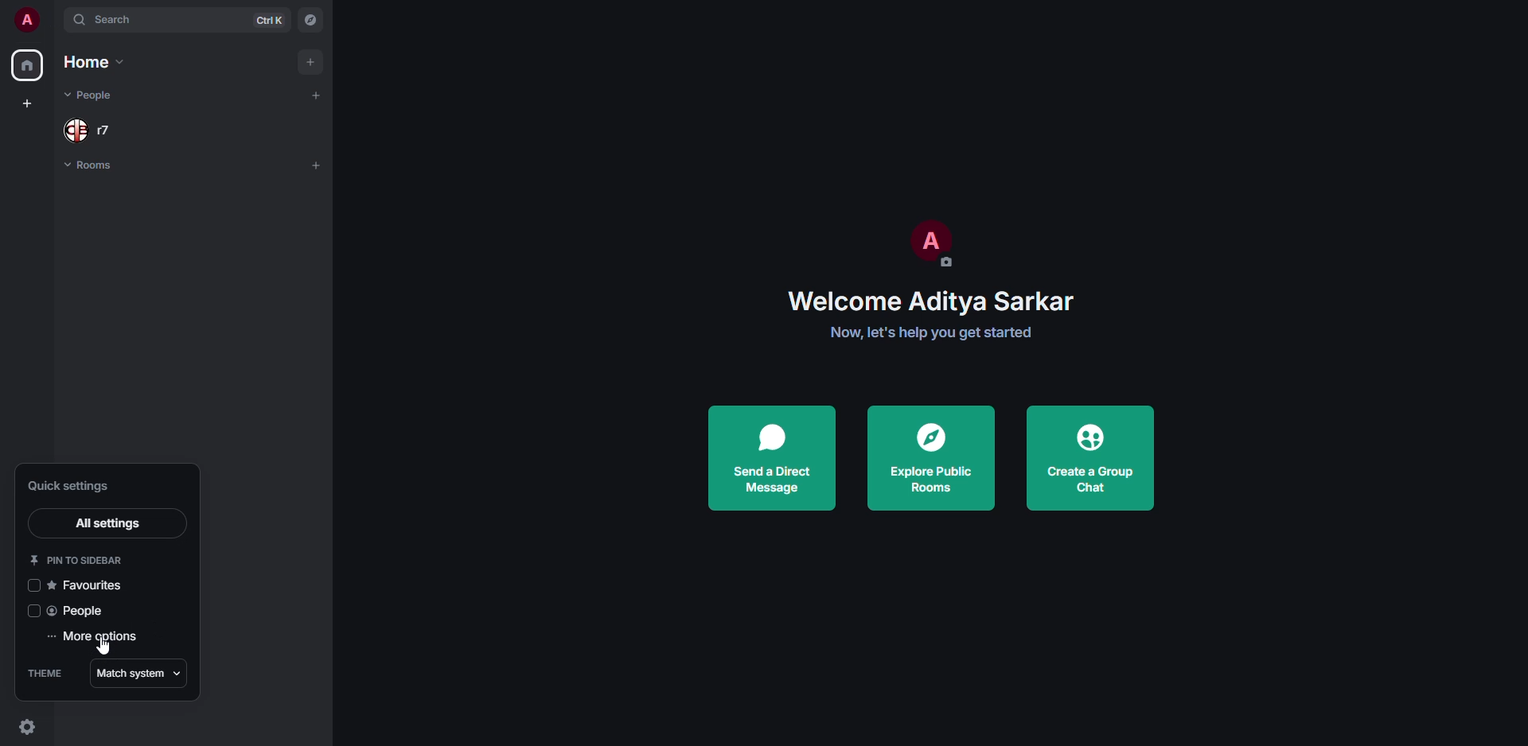  I want to click on welcome, so click(931, 301).